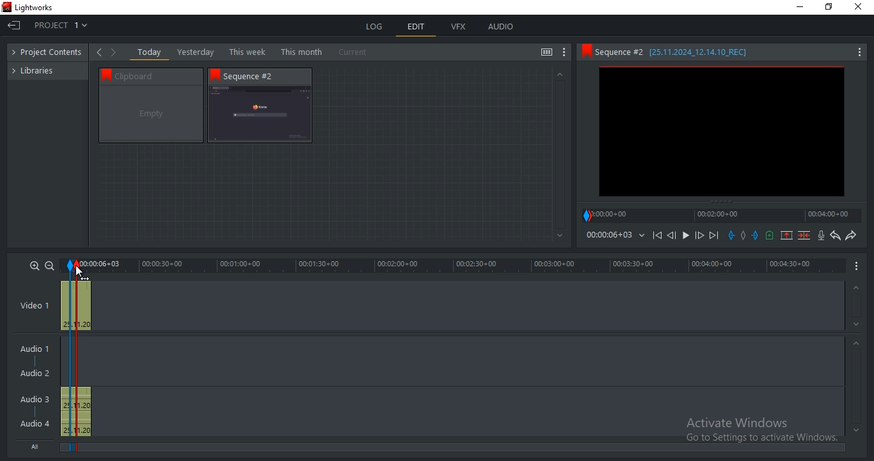  I want to click on Greyed out up arrow, so click(855, 289).